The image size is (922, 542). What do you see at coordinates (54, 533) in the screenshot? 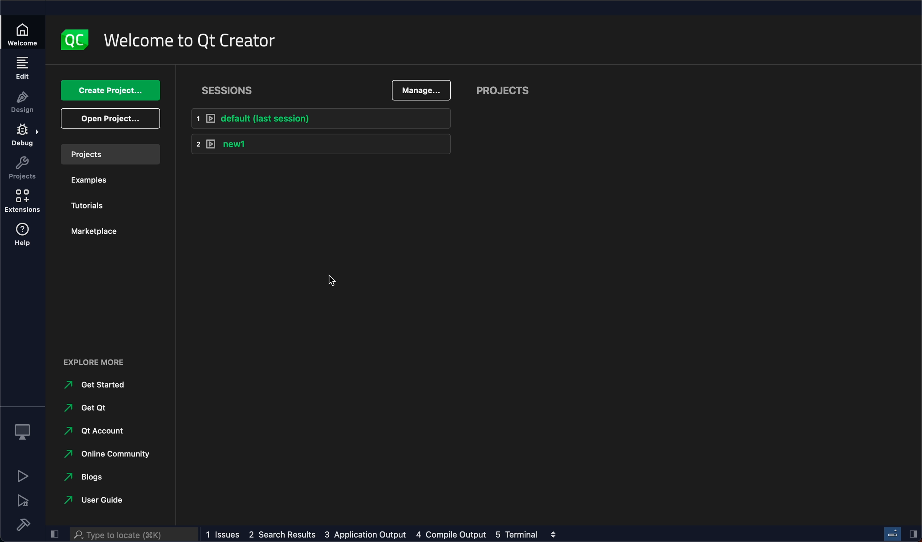
I see `close slidebar` at bounding box center [54, 533].